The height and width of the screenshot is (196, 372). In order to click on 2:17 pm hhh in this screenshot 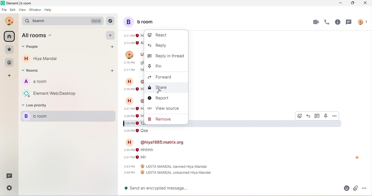, I will do `click(133, 70)`.